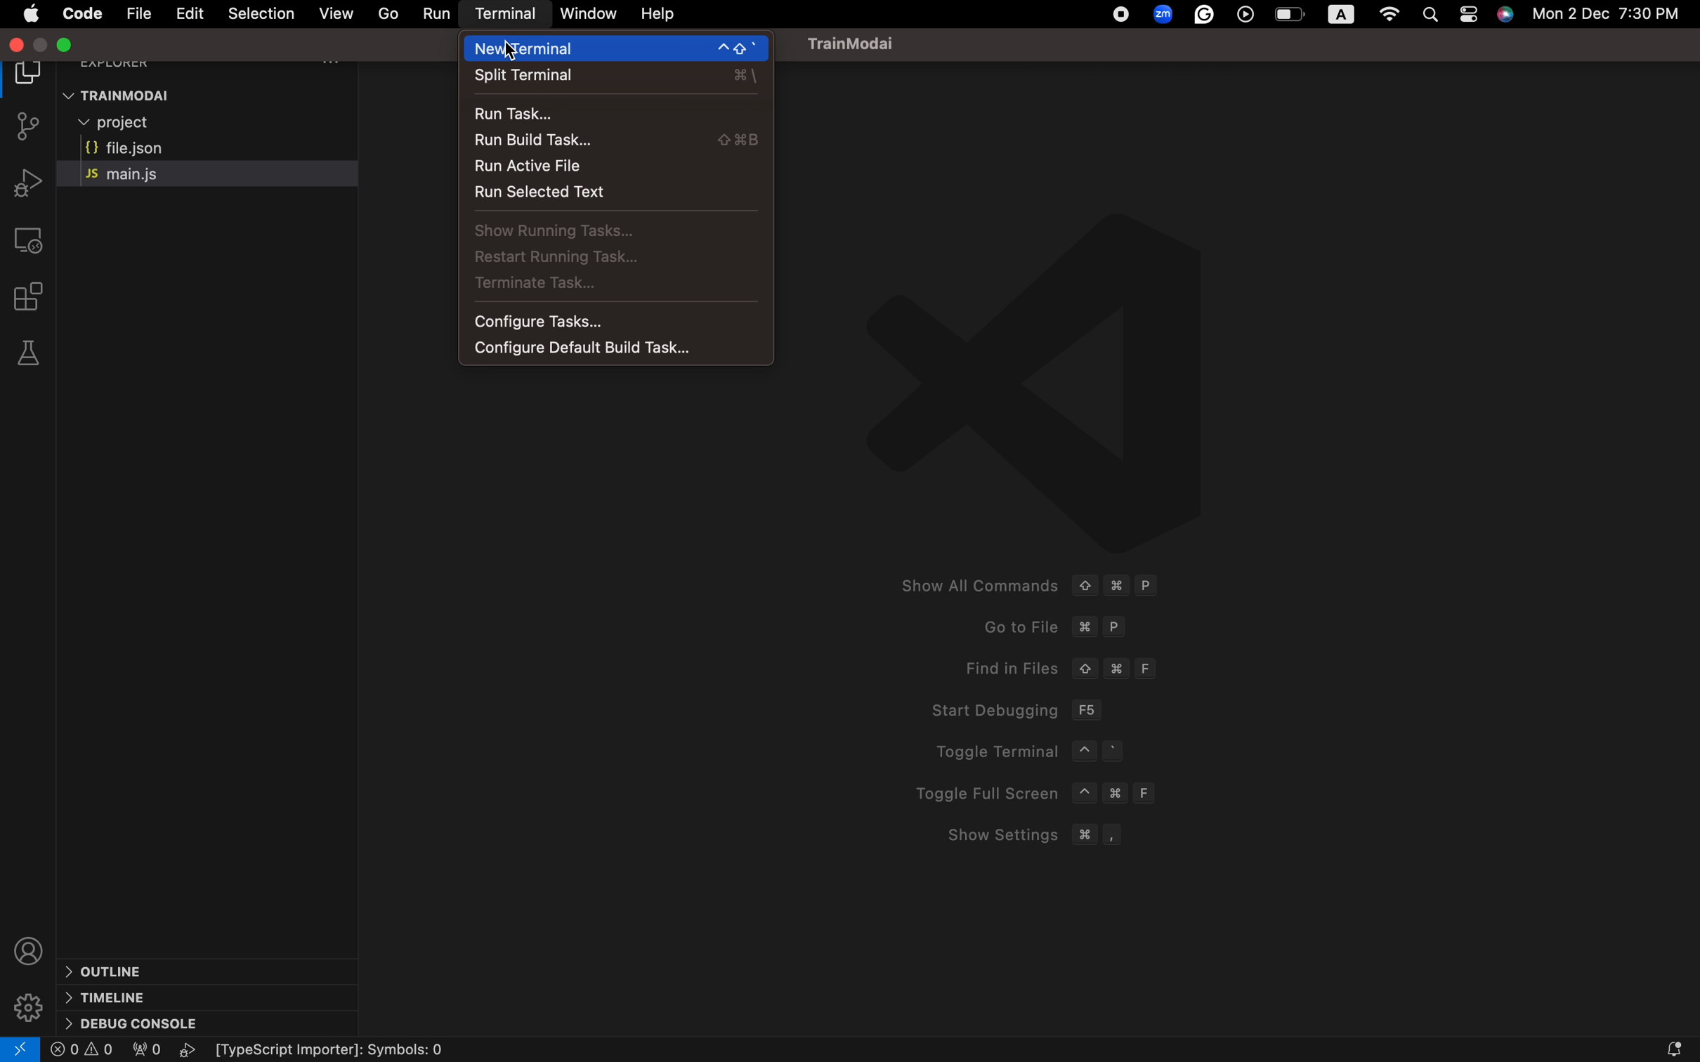 The image size is (1700, 1062). Describe the element at coordinates (28, 945) in the screenshot. I see `profile` at that location.